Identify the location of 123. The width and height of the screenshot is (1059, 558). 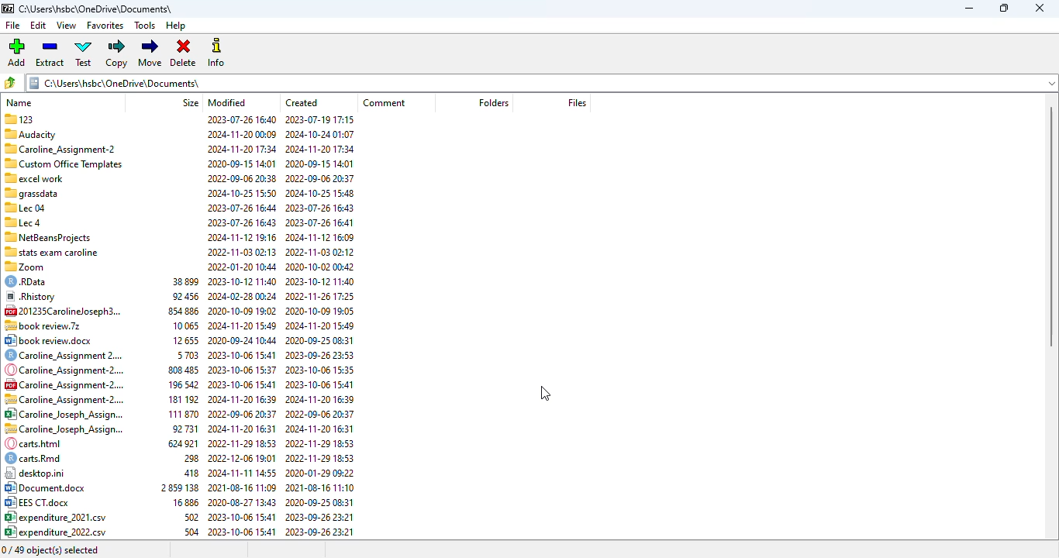
(181, 119).